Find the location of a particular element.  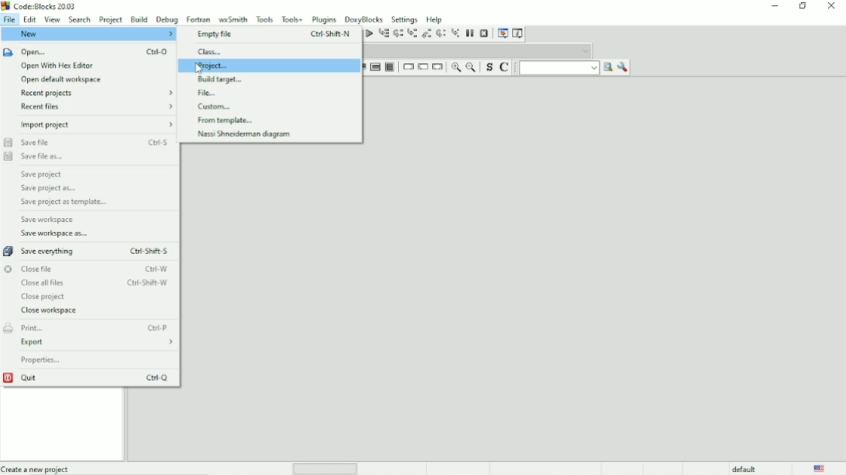

Fortran is located at coordinates (198, 19).